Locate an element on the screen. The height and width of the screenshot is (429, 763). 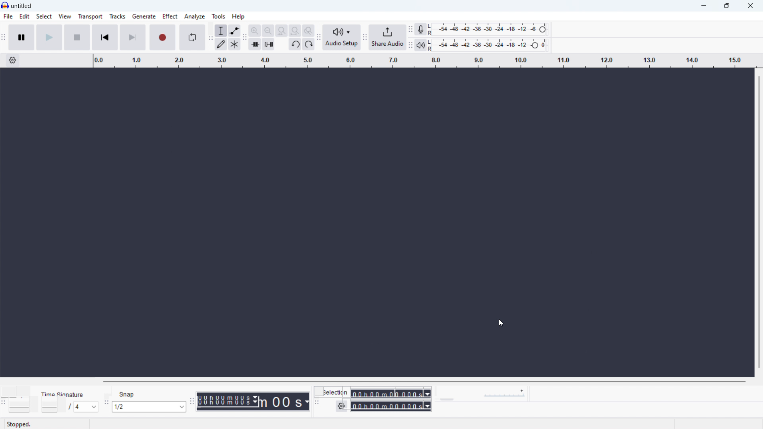
title is located at coordinates (21, 6).